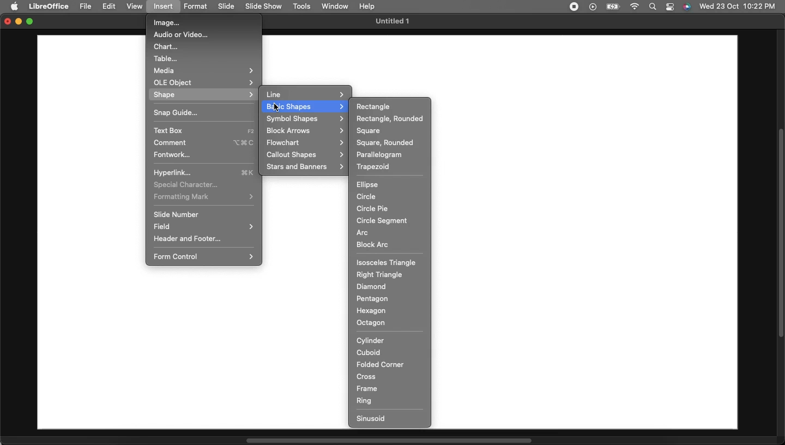 The image size is (785, 445). What do you see at coordinates (384, 221) in the screenshot?
I see `Circle segment` at bounding box center [384, 221].